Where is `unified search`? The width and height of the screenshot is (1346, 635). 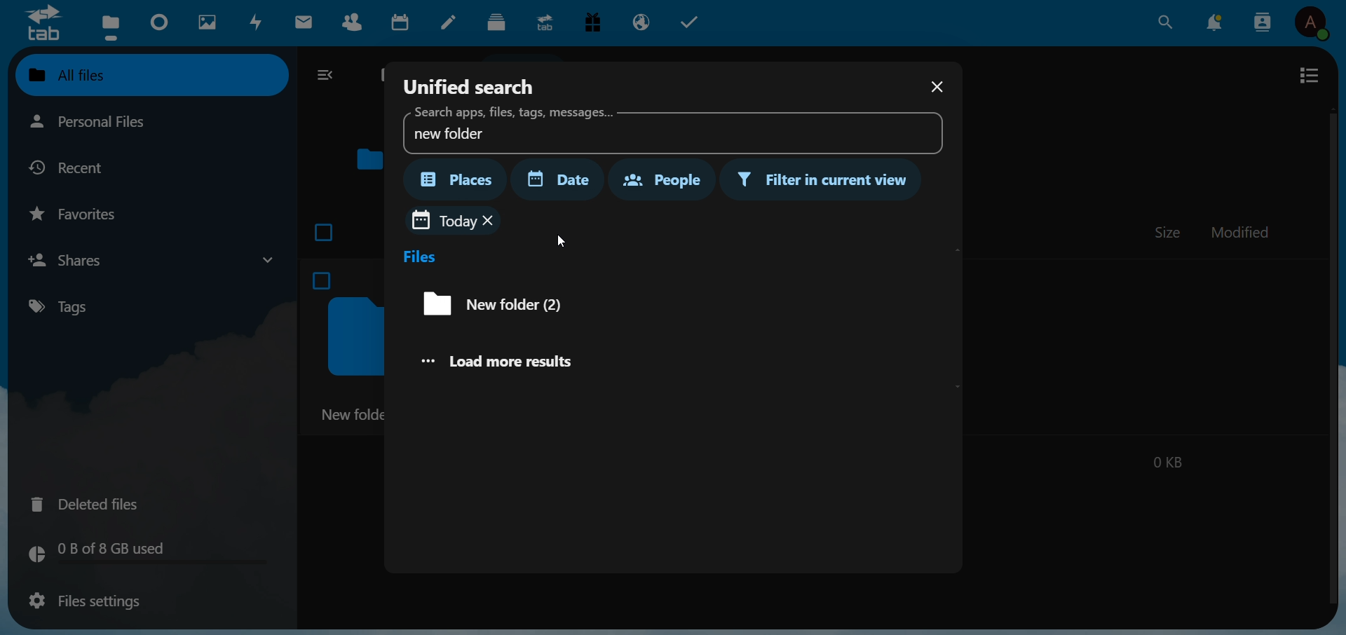
unified search is located at coordinates (470, 84).